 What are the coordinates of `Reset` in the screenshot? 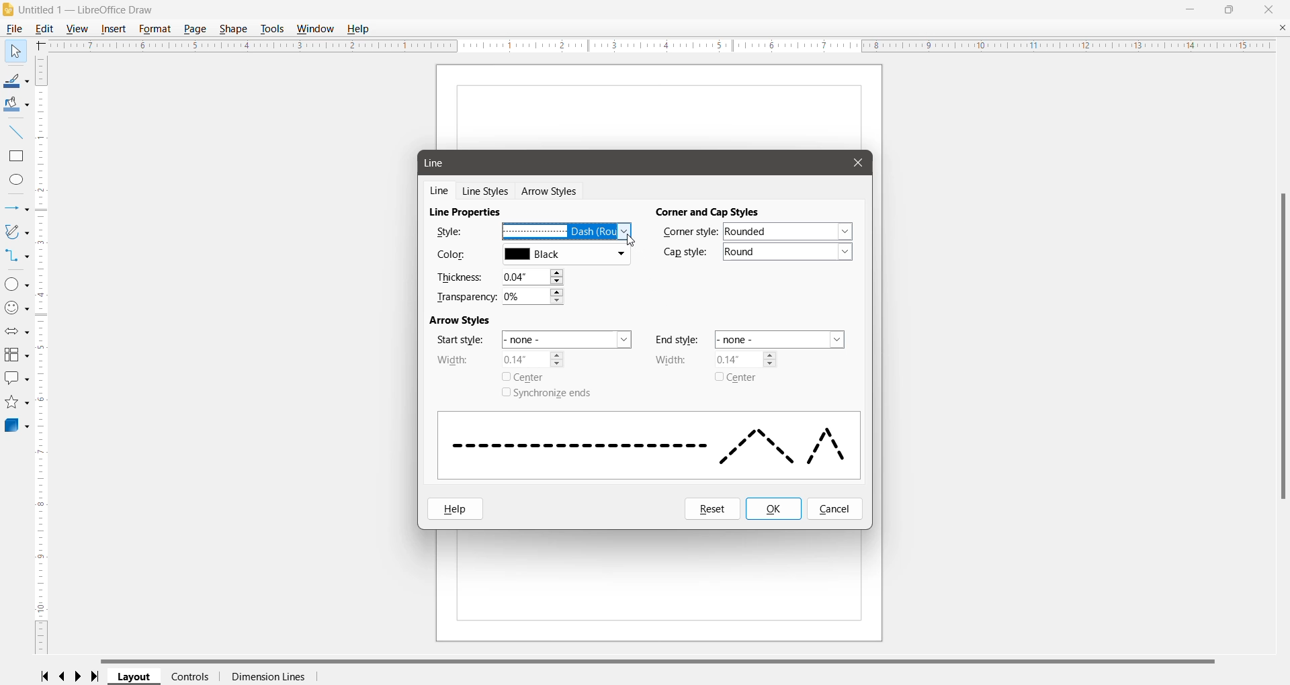 It's located at (712, 509).